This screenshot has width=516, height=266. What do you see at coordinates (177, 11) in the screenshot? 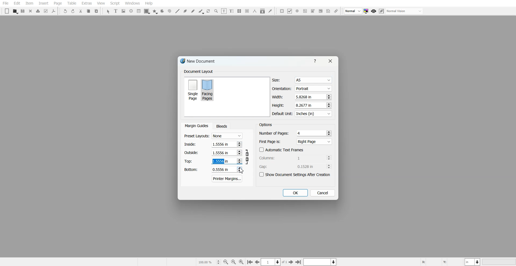
I see `Line` at bounding box center [177, 11].